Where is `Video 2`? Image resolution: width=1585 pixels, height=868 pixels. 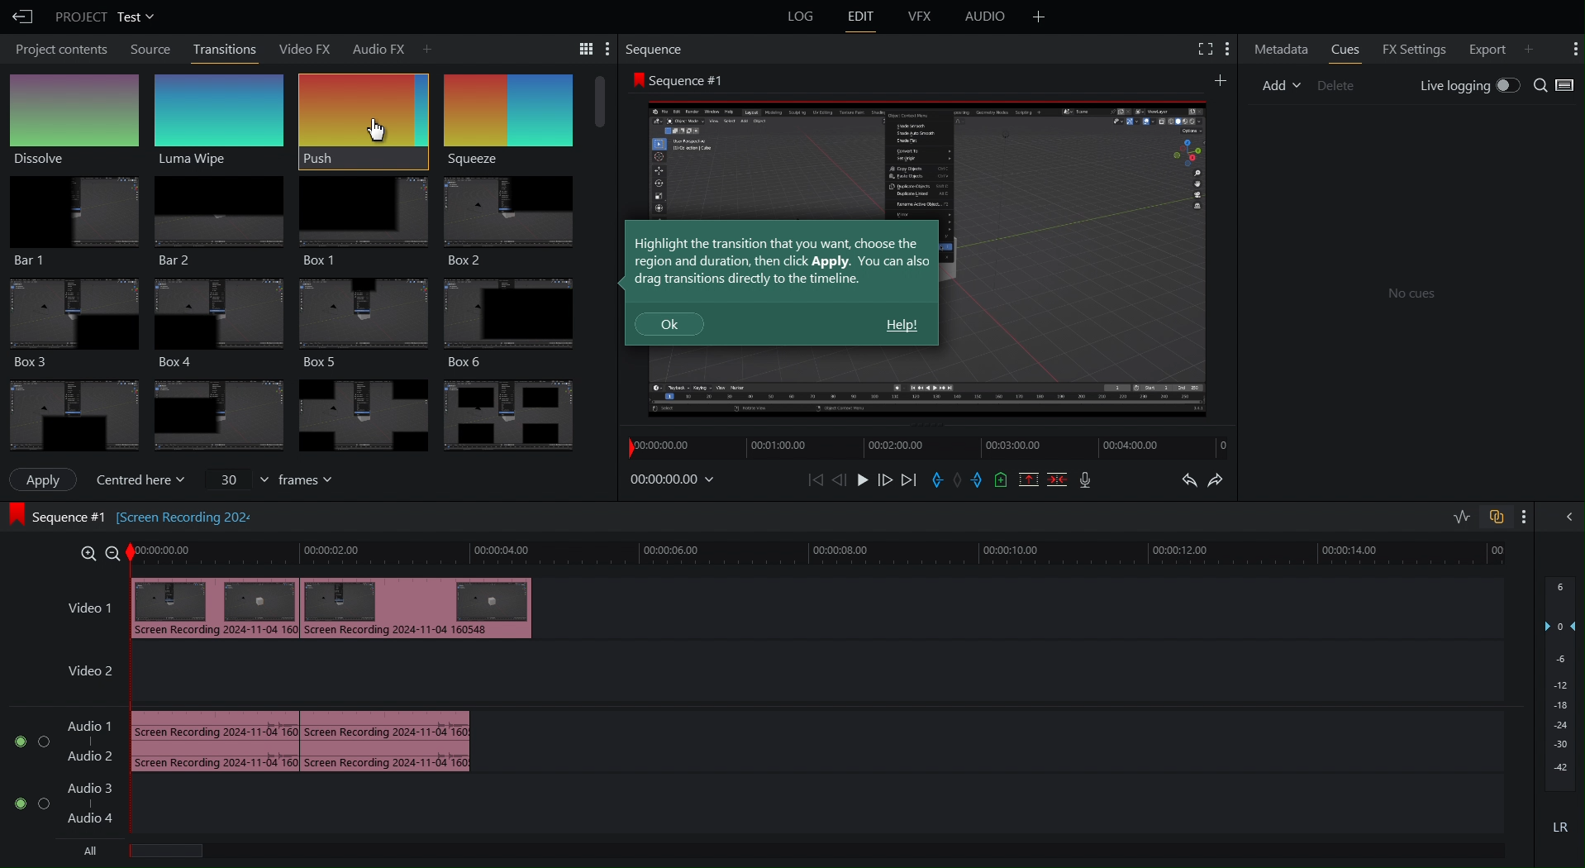
Video 2 is located at coordinates (83, 674).